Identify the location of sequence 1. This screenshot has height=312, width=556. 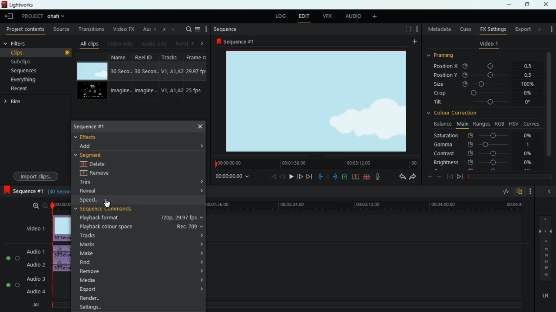
(108, 127).